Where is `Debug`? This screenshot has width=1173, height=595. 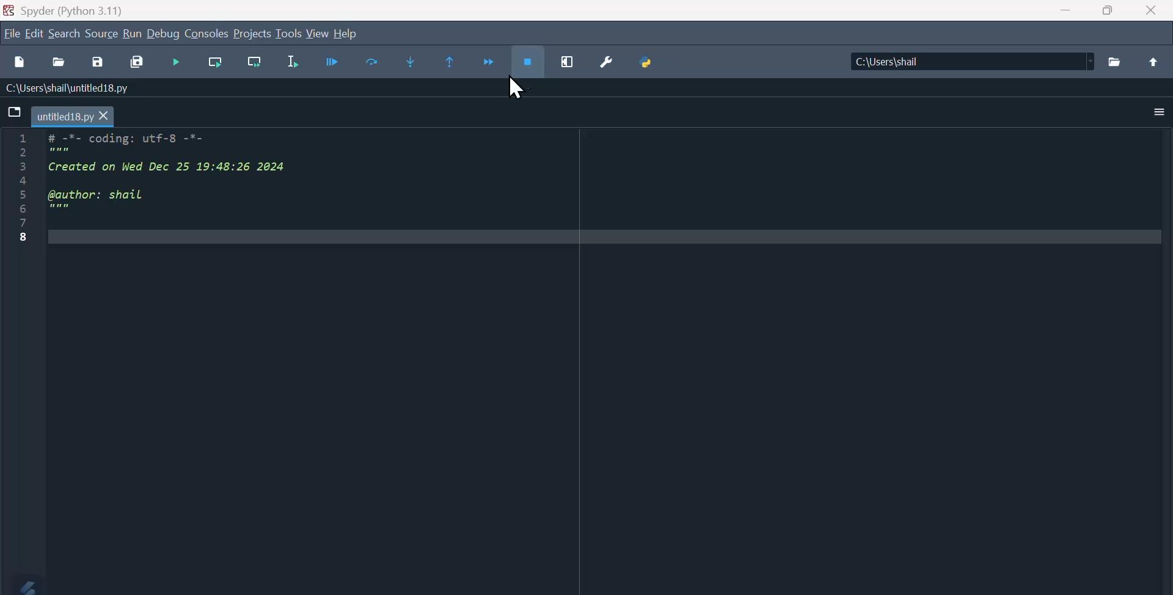 Debug is located at coordinates (164, 32).